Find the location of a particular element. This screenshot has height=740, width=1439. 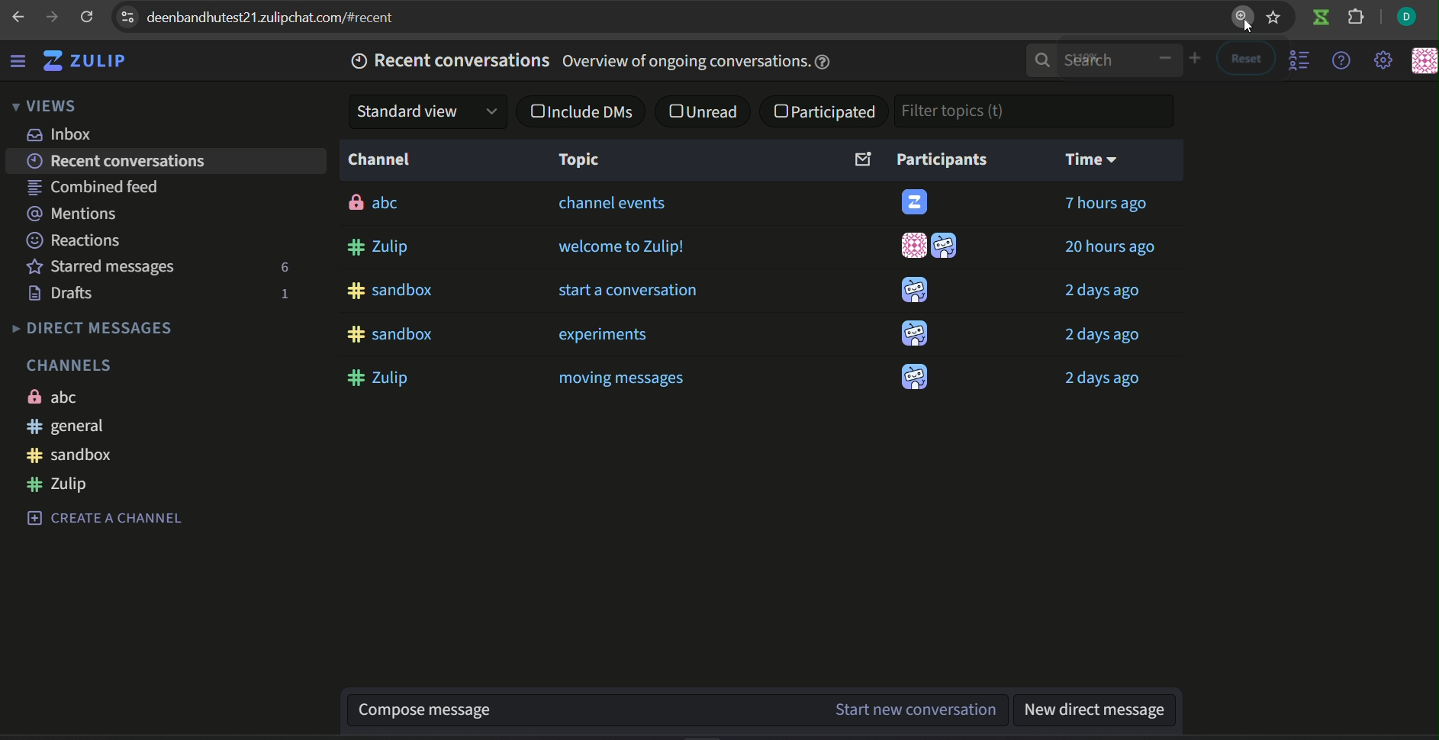

recent conversations is located at coordinates (120, 161).